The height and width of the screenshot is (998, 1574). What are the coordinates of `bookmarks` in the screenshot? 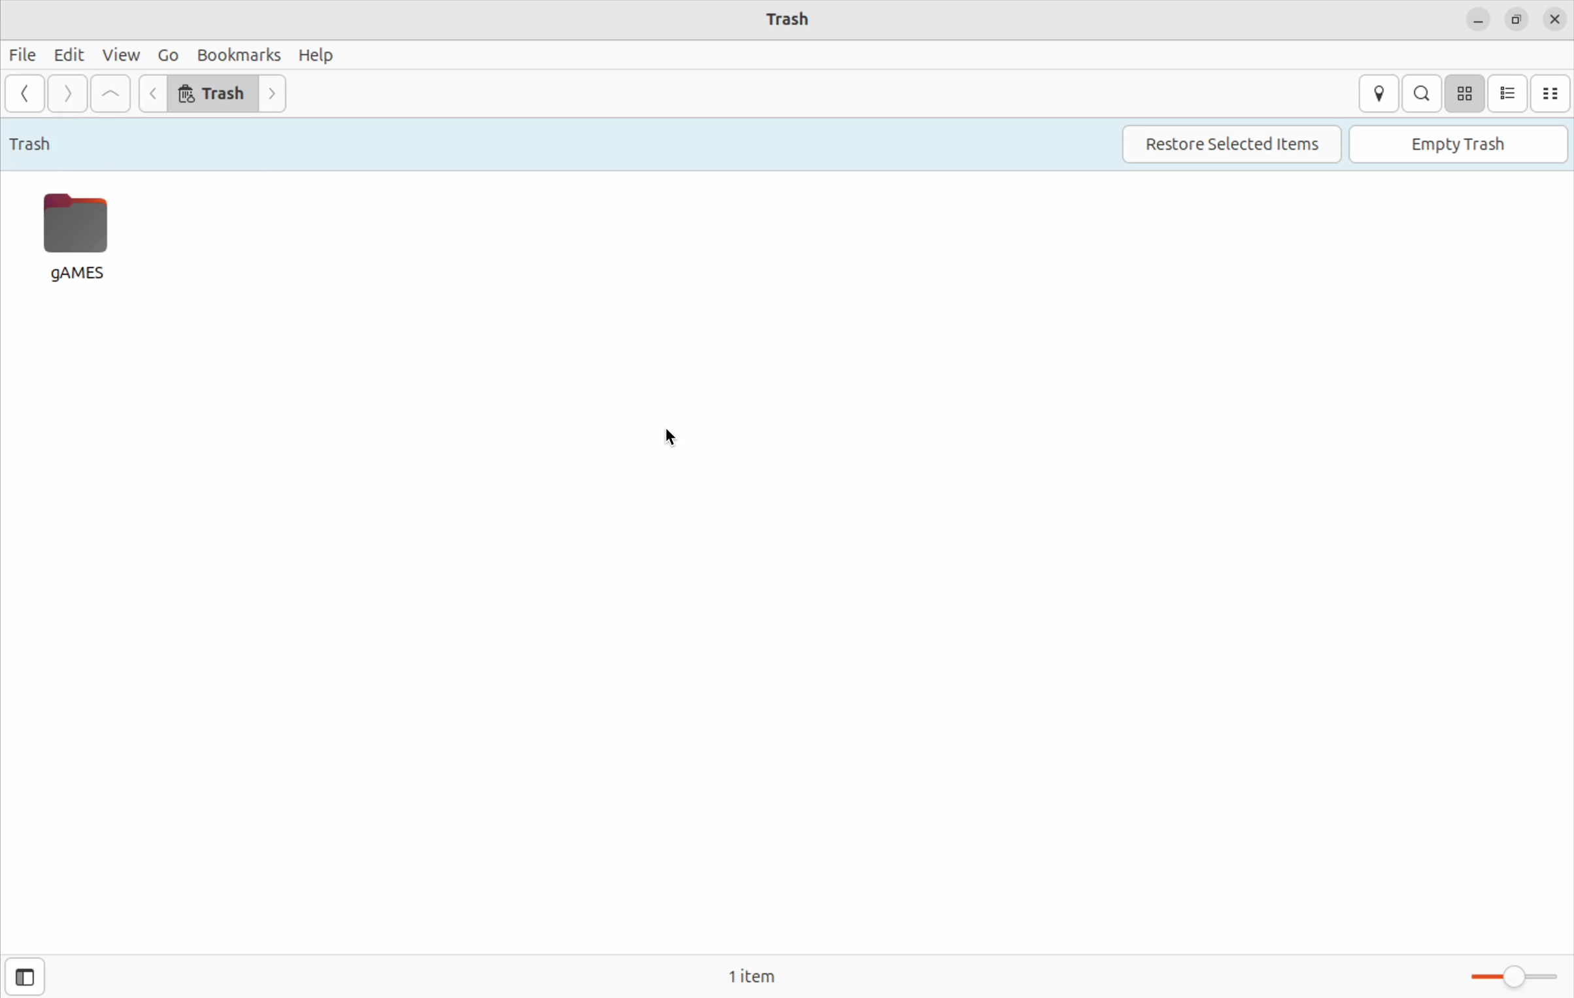 It's located at (239, 53).